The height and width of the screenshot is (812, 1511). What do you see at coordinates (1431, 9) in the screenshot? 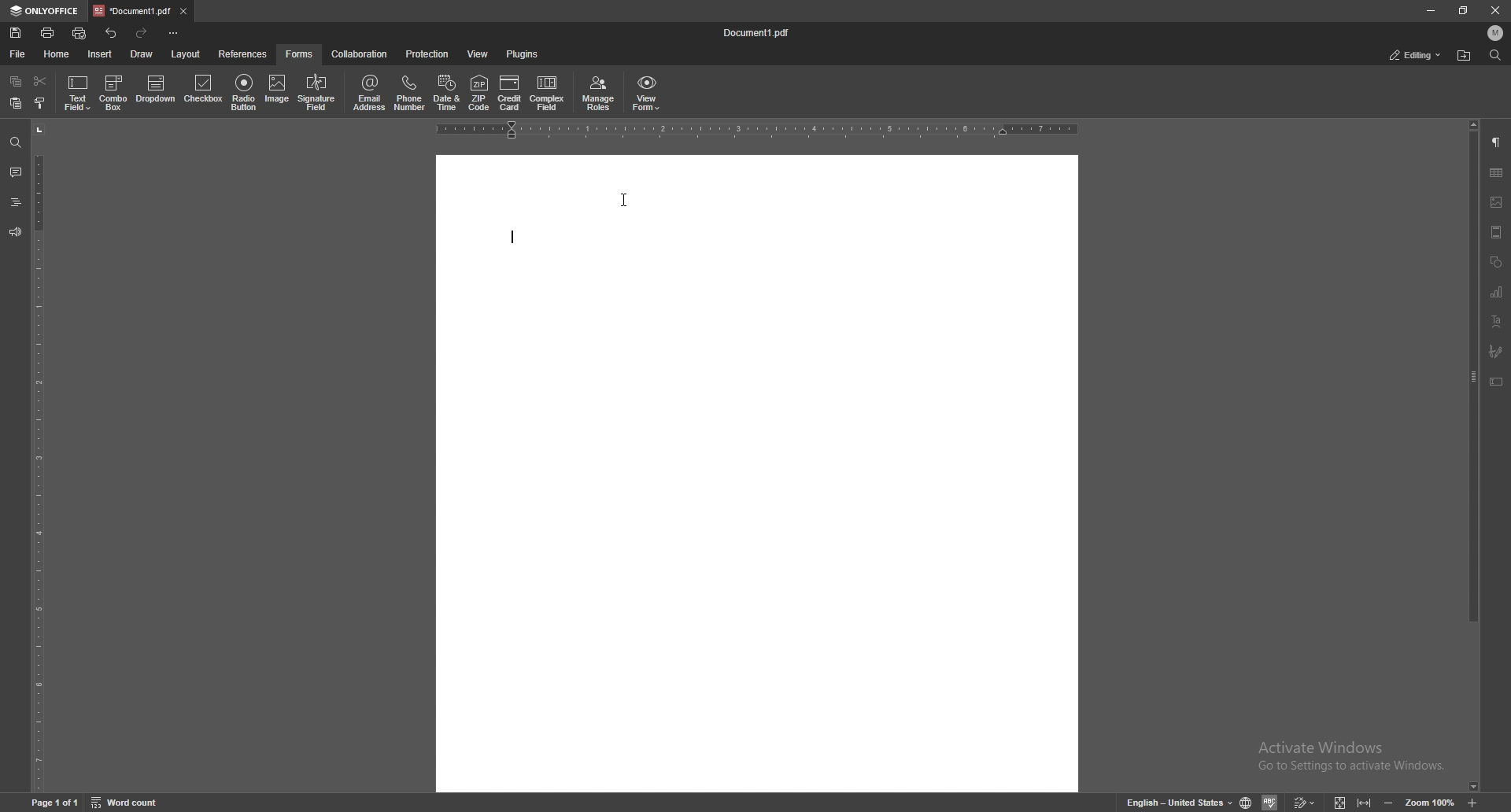
I see `minimize` at bounding box center [1431, 9].